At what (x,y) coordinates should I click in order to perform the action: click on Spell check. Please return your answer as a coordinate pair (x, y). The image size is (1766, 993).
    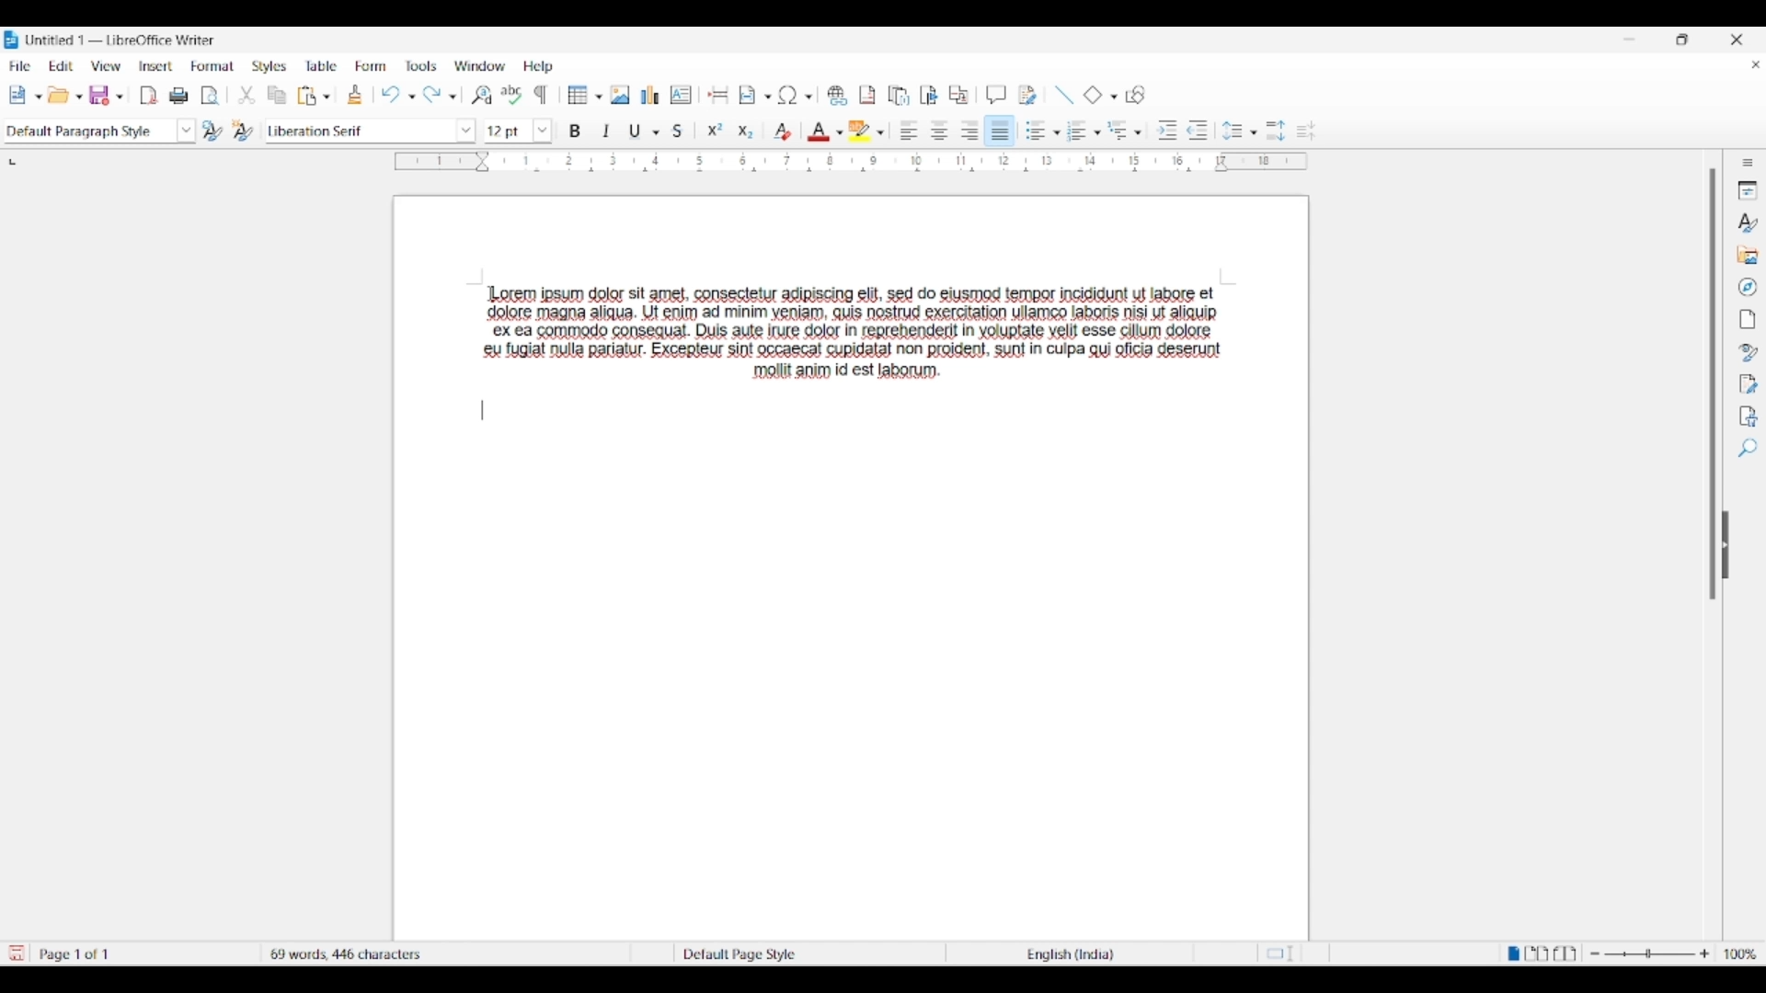
    Looking at the image, I should click on (512, 95).